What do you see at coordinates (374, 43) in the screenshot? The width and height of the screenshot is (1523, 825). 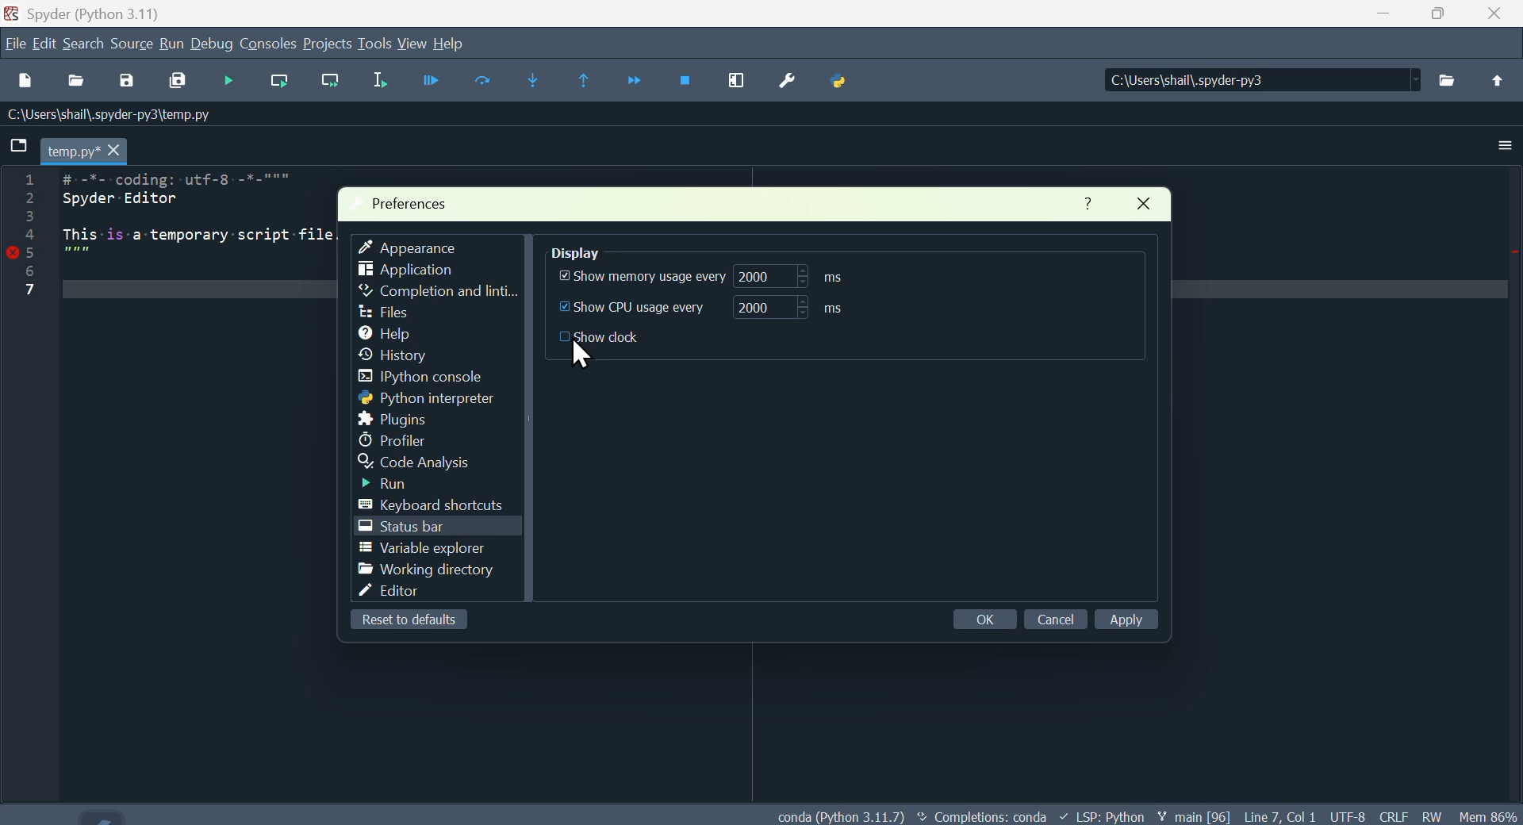 I see `Tools` at bounding box center [374, 43].